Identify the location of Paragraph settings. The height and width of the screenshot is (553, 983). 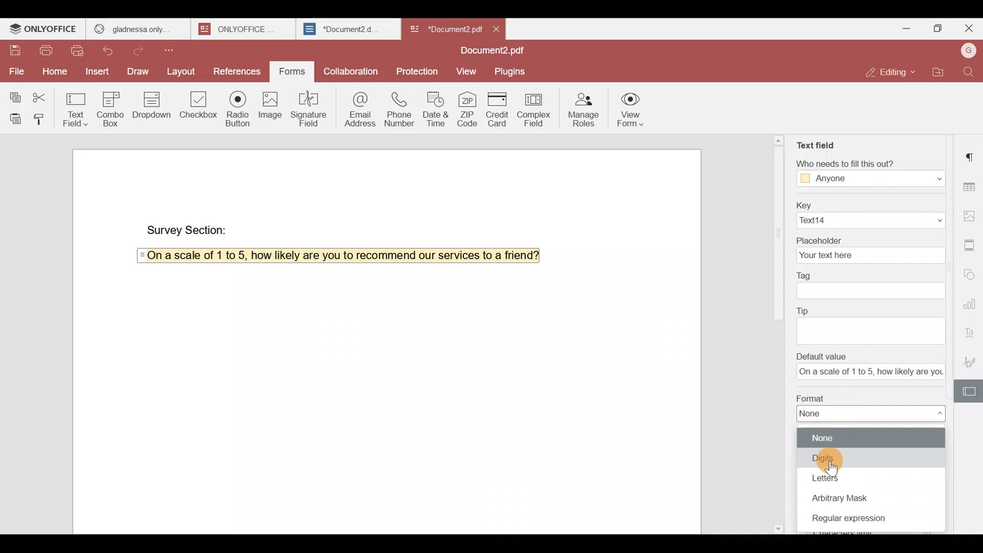
(972, 153).